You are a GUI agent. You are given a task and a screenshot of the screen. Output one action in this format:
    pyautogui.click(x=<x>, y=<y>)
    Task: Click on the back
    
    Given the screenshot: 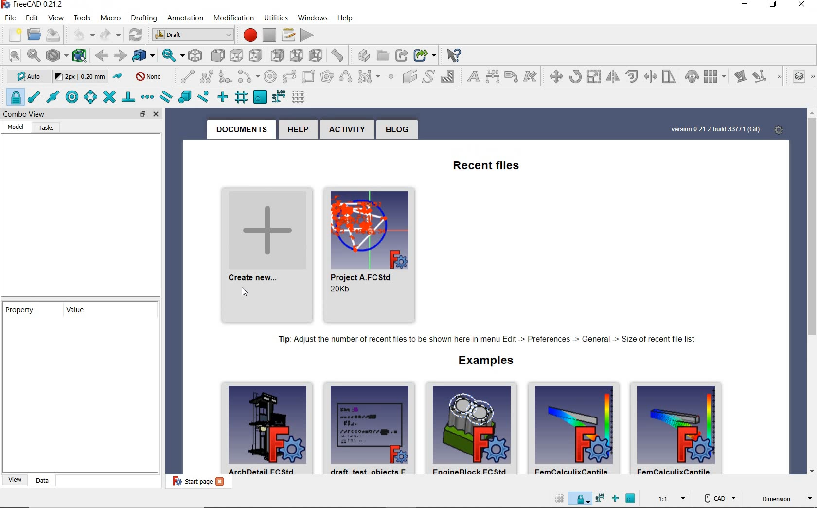 What is the action you would take?
    pyautogui.click(x=102, y=54)
    